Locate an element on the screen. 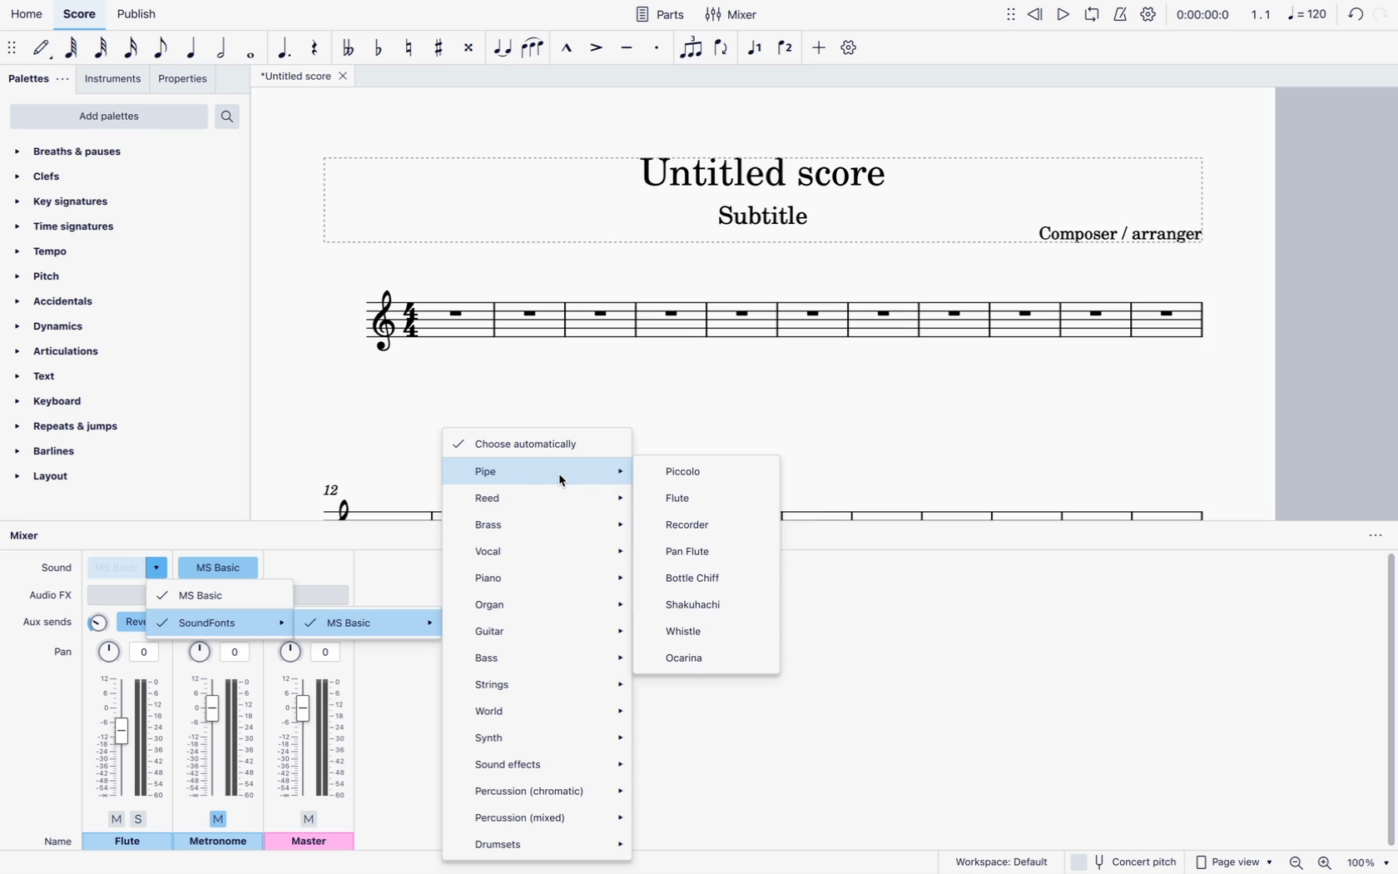 The height and width of the screenshot is (874, 1398). tuplet is located at coordinates (692, 52).